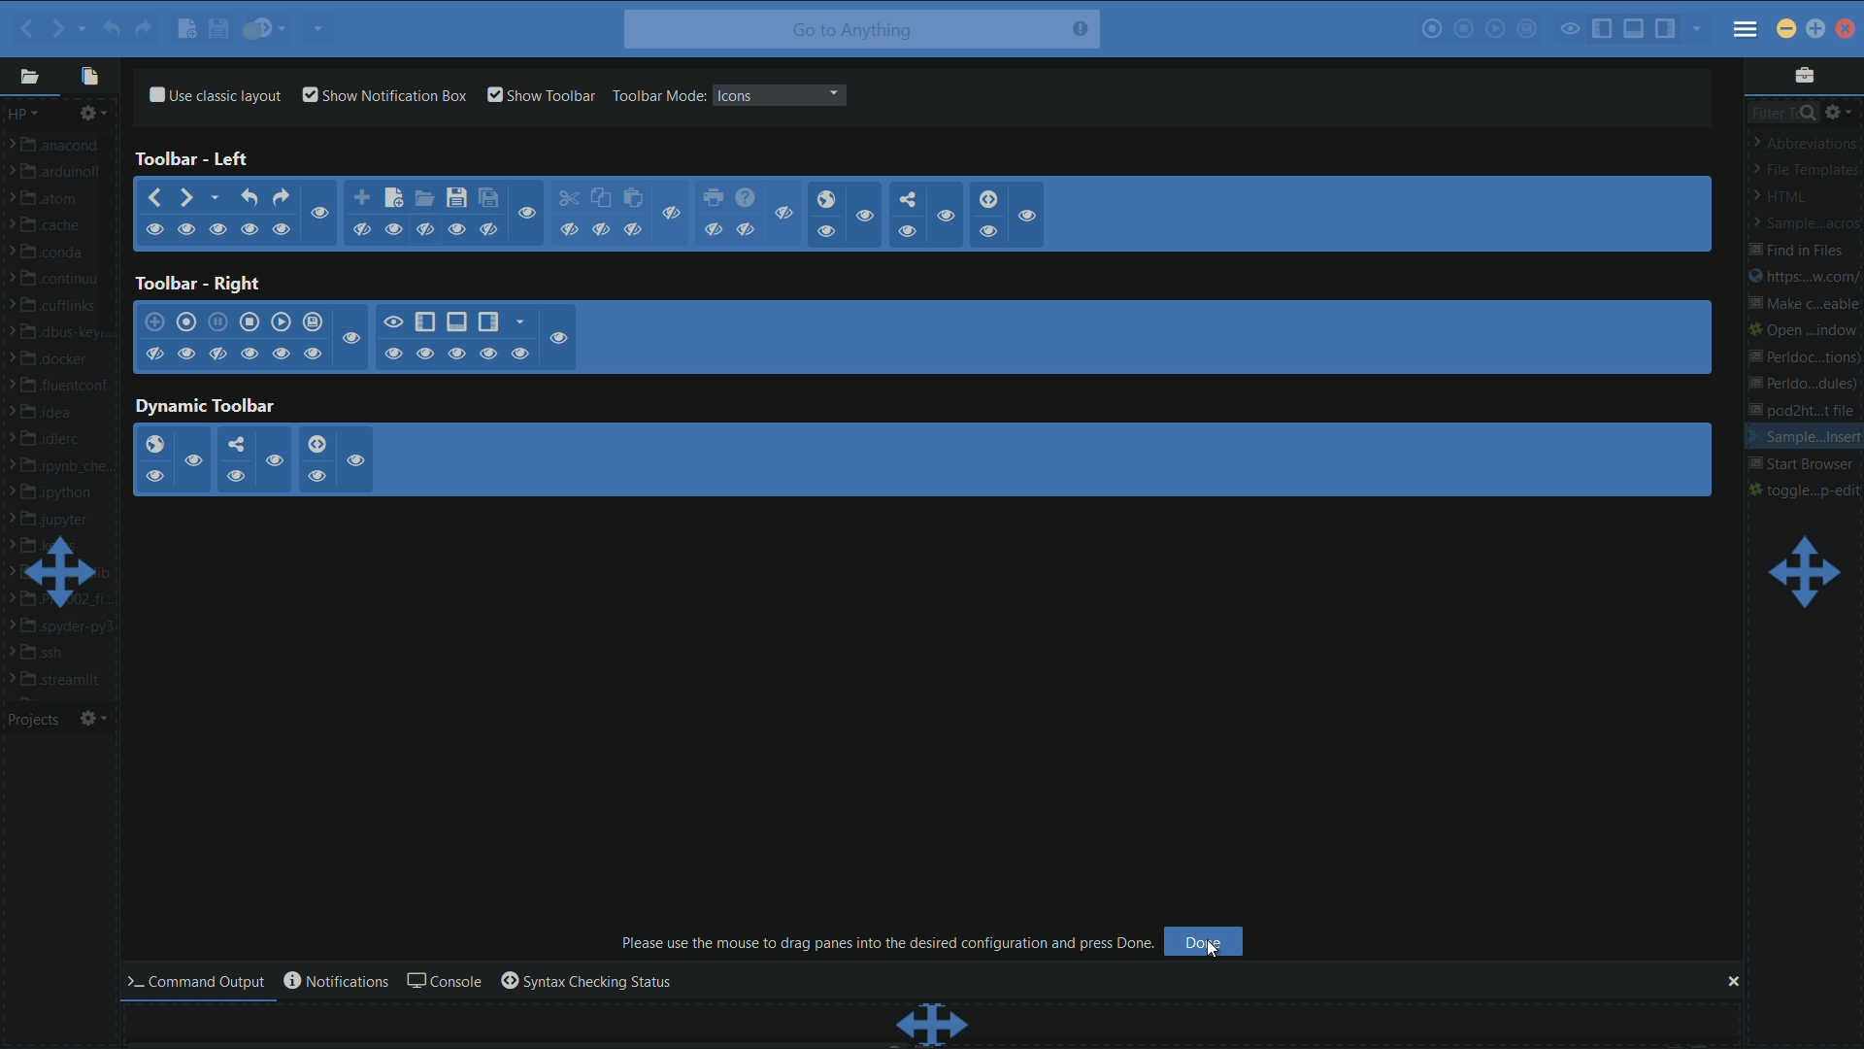 The width and height of the screenshot is (1864, 1049). Describe the element at coordinates (233, 445) in the screenshot. I see `share current file` at that location.